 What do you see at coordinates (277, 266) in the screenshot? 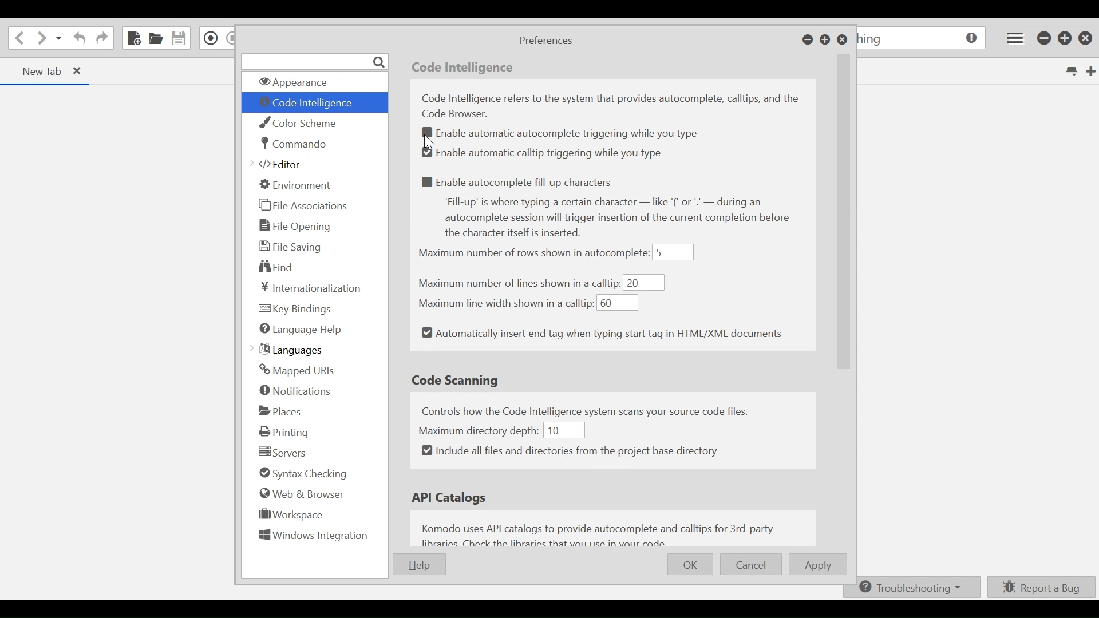
I see `Find` at bounding box center [277, 266].